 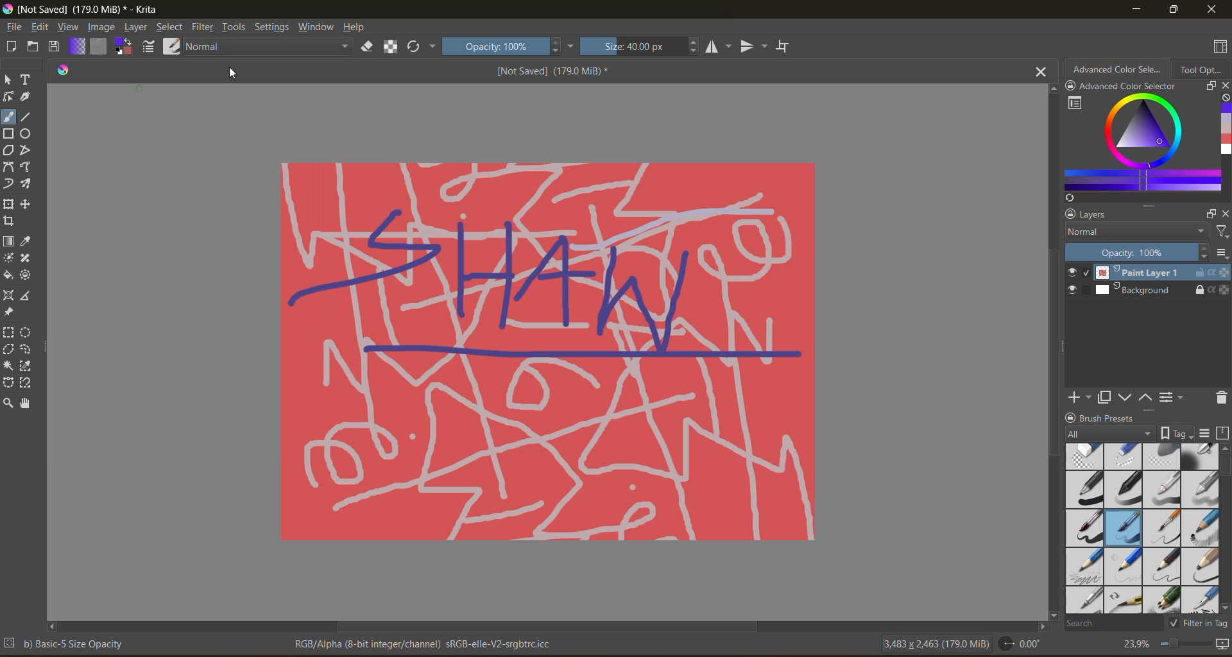 What do you see at coordinates (28, 366) in the screenshot?
I see `similar selection tool` at bounding box center [28, 366].